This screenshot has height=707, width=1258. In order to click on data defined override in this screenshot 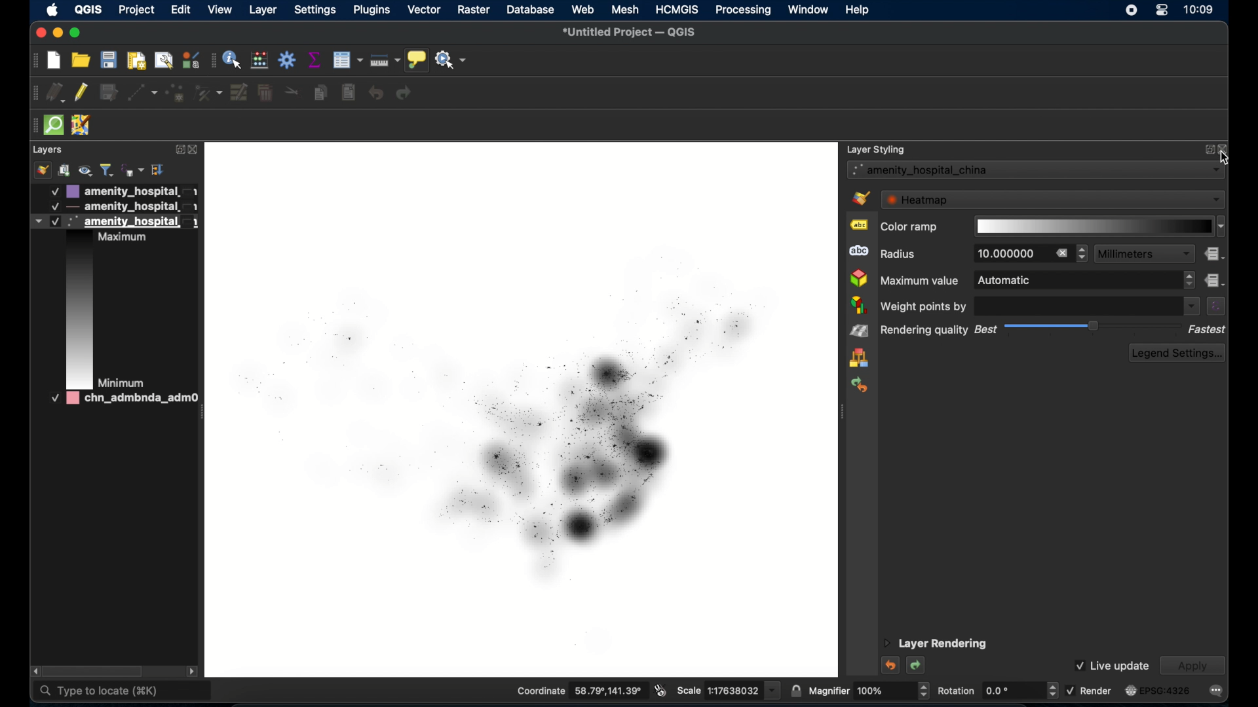, I will do `click(1214, 254)`.